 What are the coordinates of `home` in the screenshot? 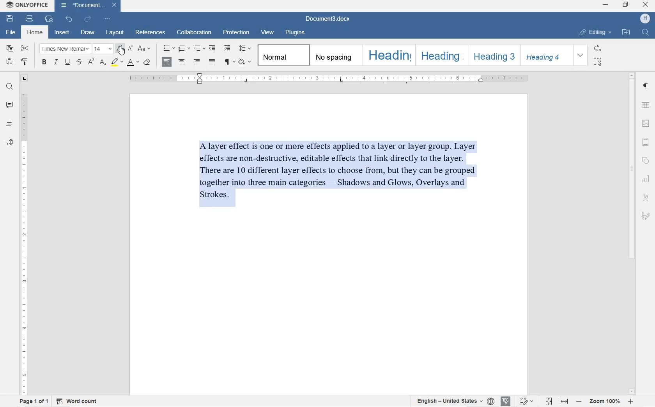 It's located at (37, 33).